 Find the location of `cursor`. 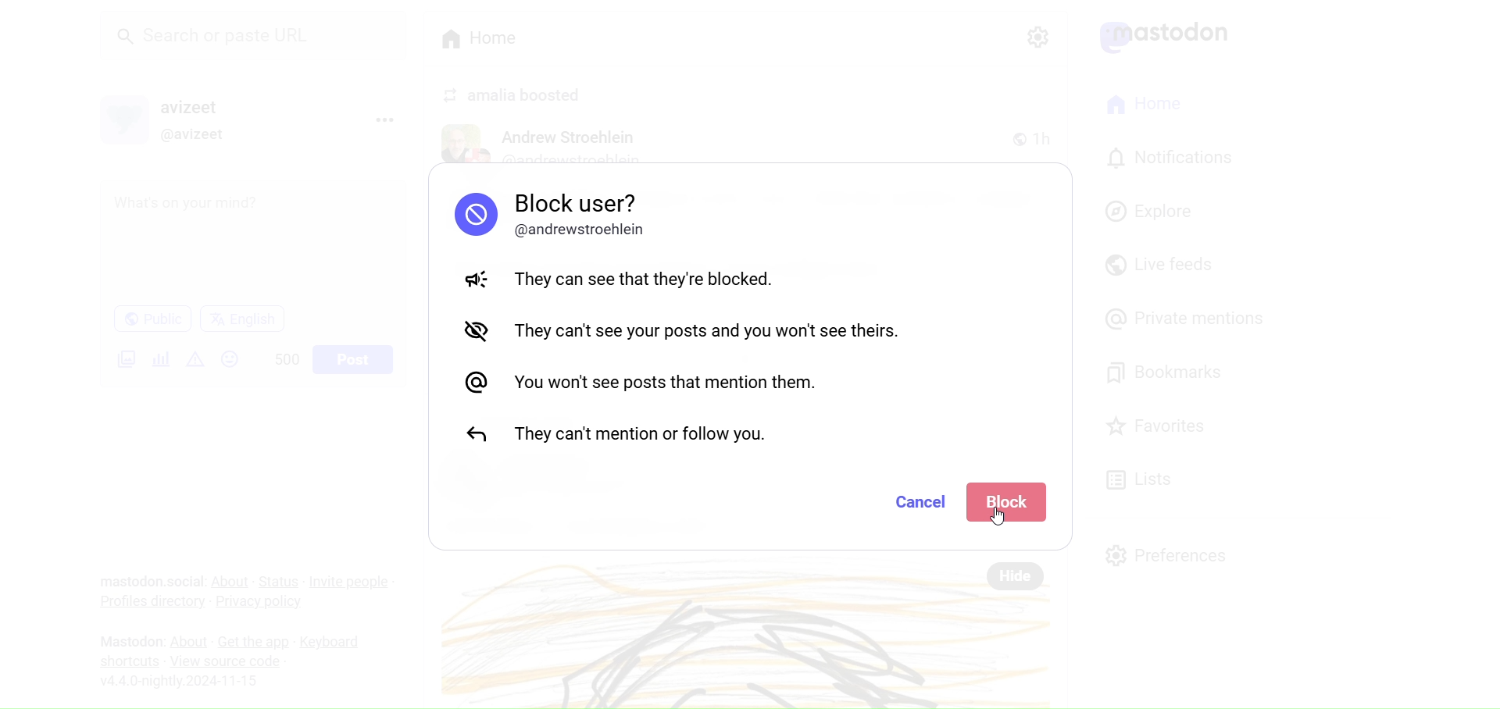

cursor is located at coordinates (1002, 523).